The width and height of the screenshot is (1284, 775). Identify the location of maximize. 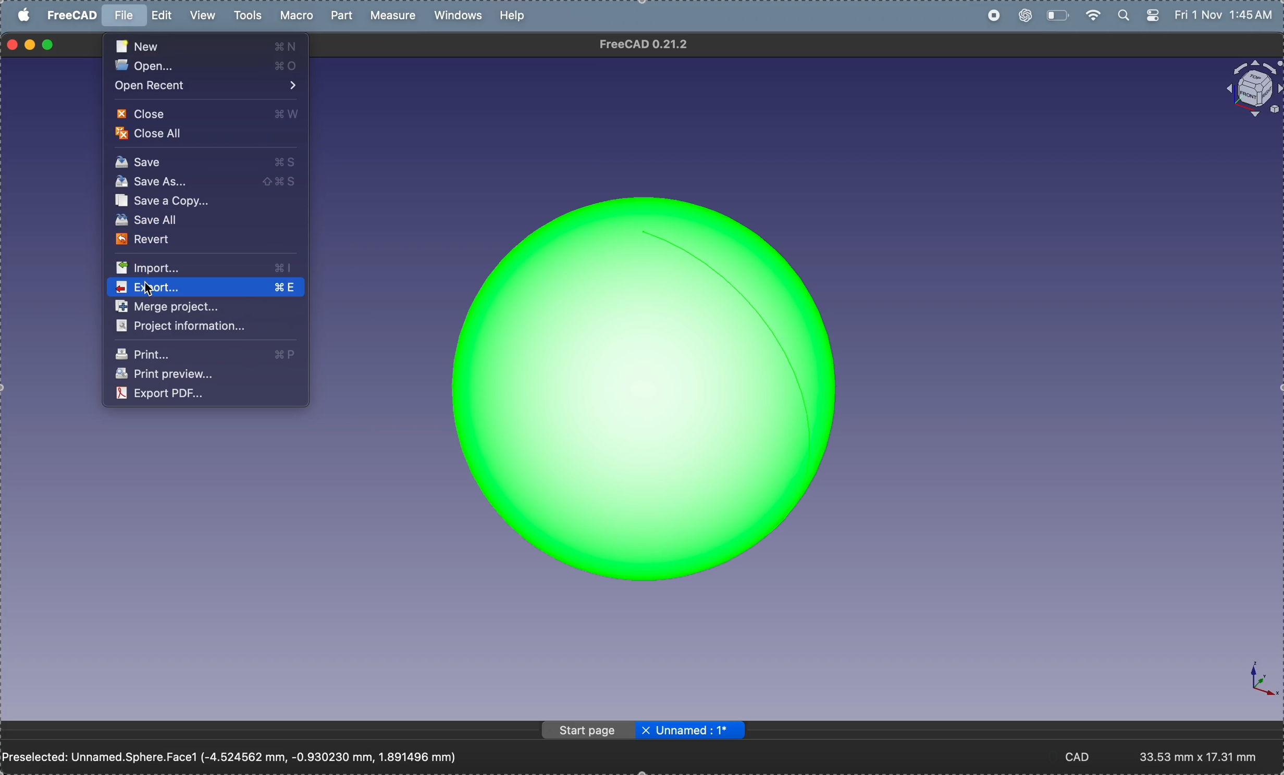
(51, 45).